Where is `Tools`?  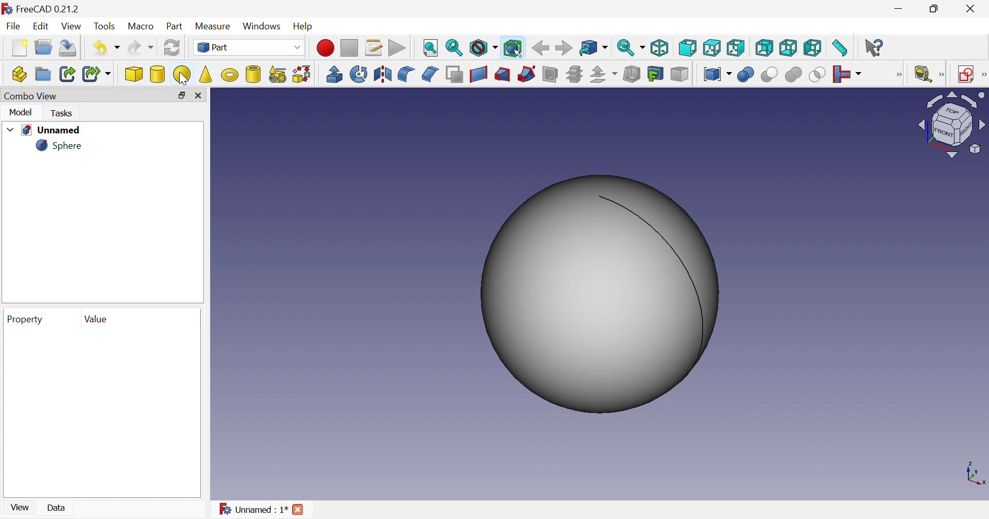 Tools is located at coordinates (104, 26).